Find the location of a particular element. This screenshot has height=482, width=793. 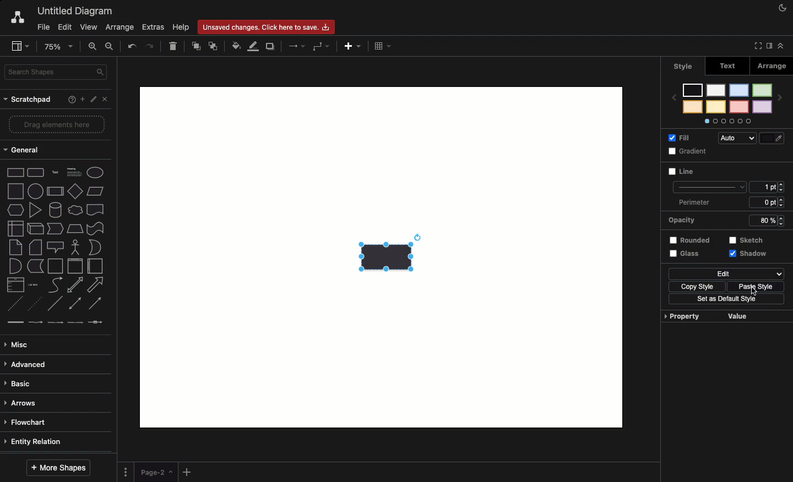

circle is located at coordinates (36, 191).